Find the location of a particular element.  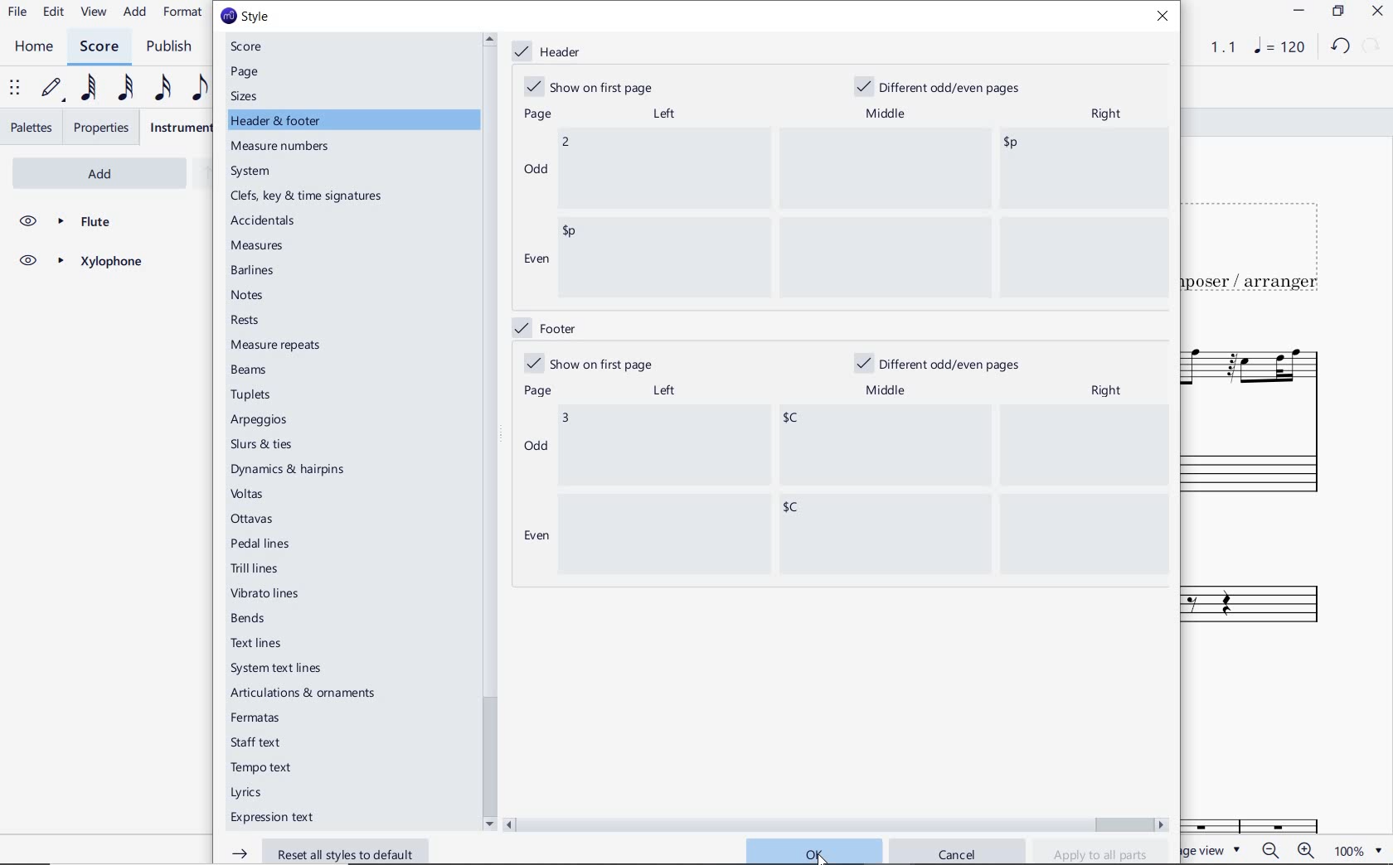

scrollbar is located at coordinates (488, 431).